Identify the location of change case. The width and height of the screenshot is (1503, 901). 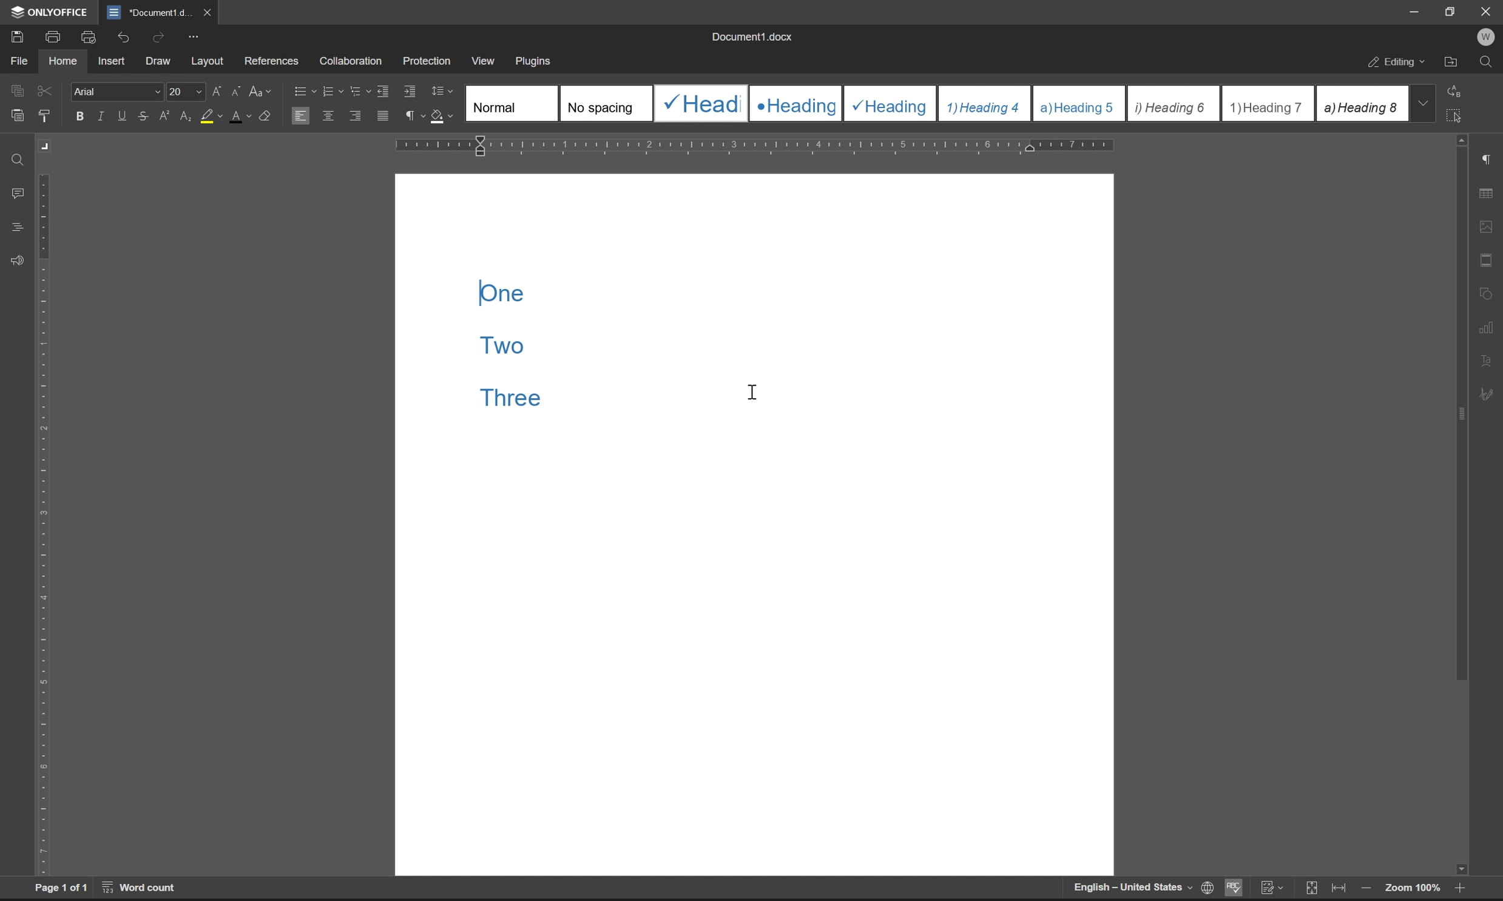
(262, 90).